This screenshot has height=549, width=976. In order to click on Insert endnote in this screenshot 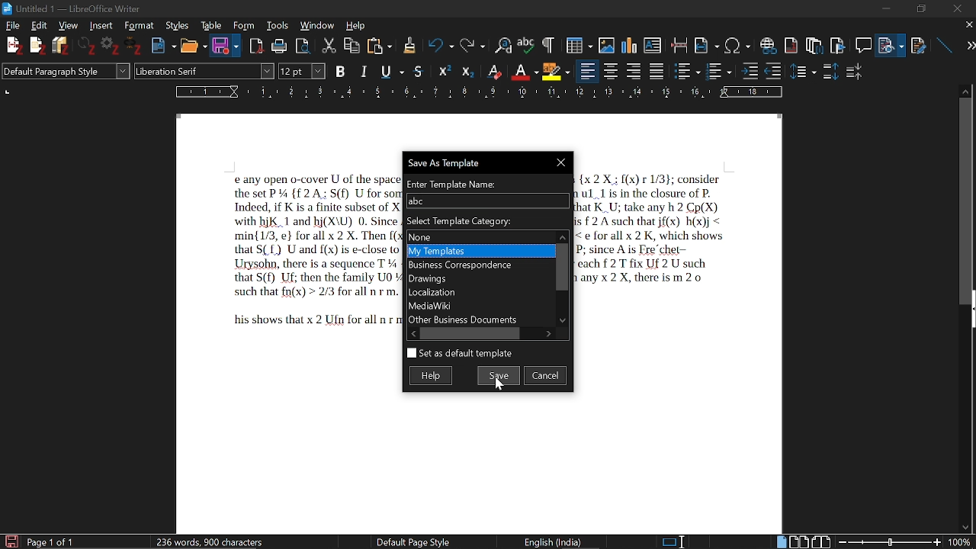, I will do `click(792, 42)`.